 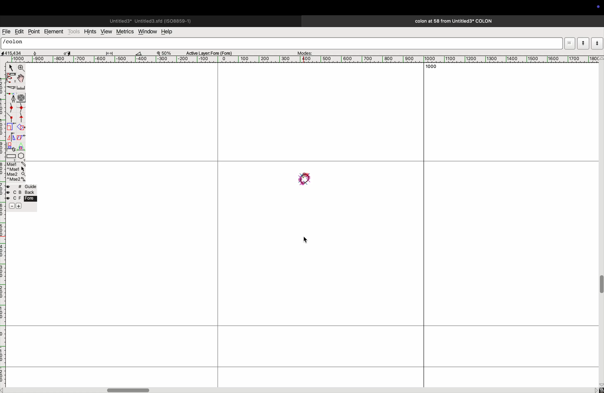 What do you see at coordinates (90, 31) in the screenshot?
I see `hints` at bounding box center [90, 31].